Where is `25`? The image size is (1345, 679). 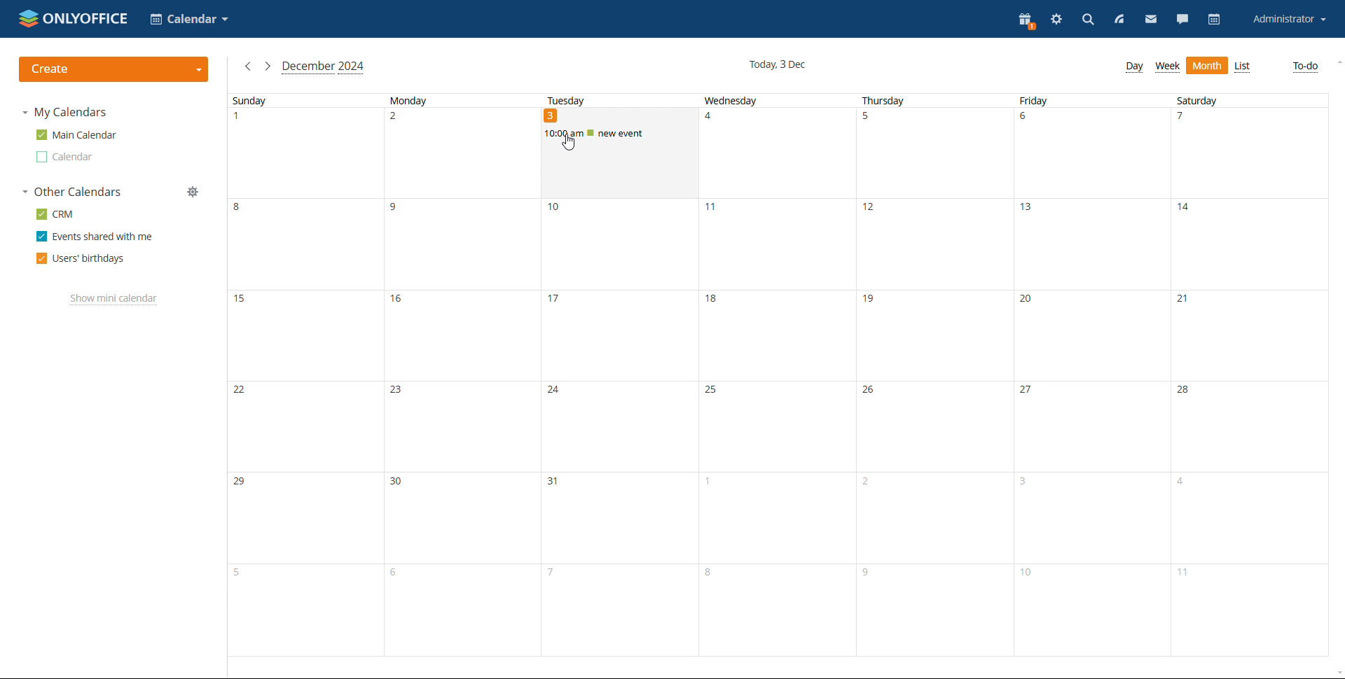
25 is located at coordinates (775, 427).